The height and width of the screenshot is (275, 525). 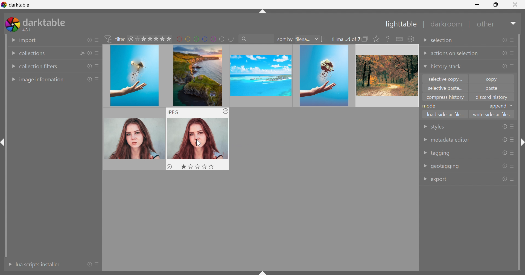 What do you see at coordinates (42, 80) in the screenshot?
I see `image information` at bounding box center [42, 80].